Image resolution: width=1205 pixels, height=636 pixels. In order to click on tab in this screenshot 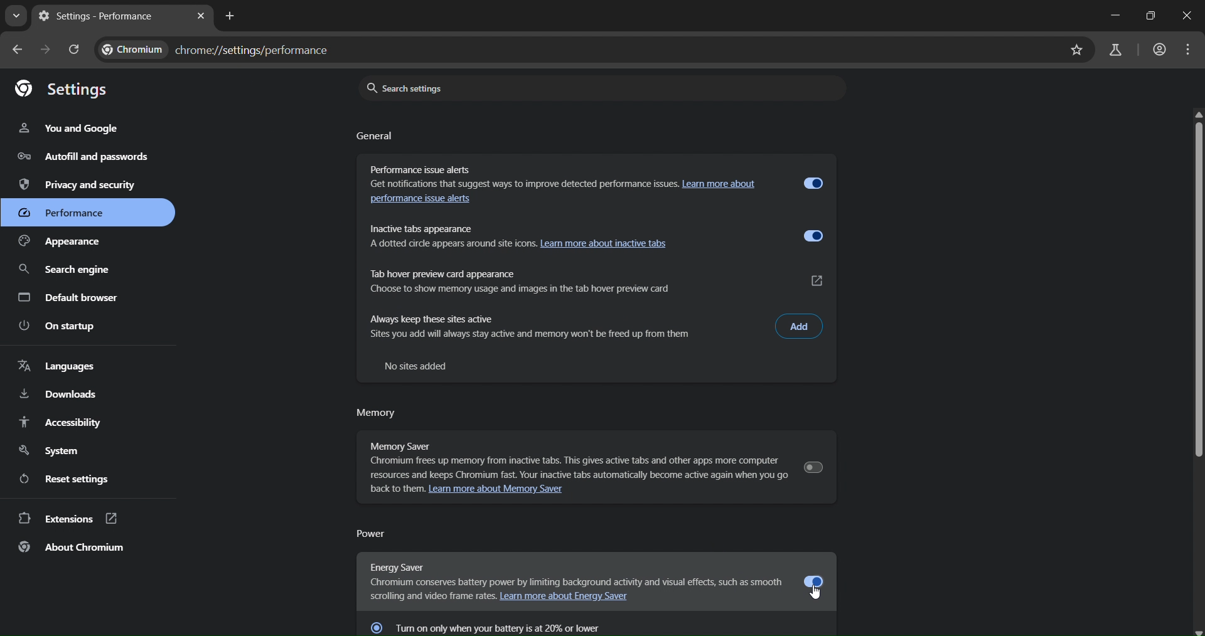, I will do `click(109, 17)`.